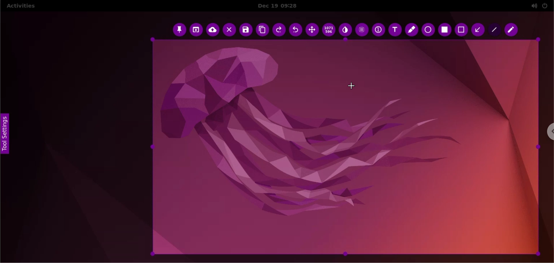 The image size is (554, 263). I want to click on cancel capture, so click(230, 30).